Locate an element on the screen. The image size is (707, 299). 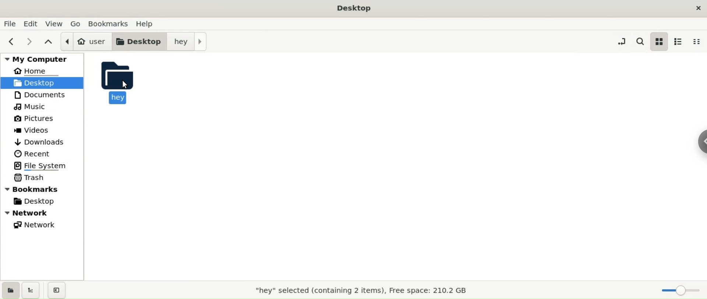
network is located at coordinates (35, 225).